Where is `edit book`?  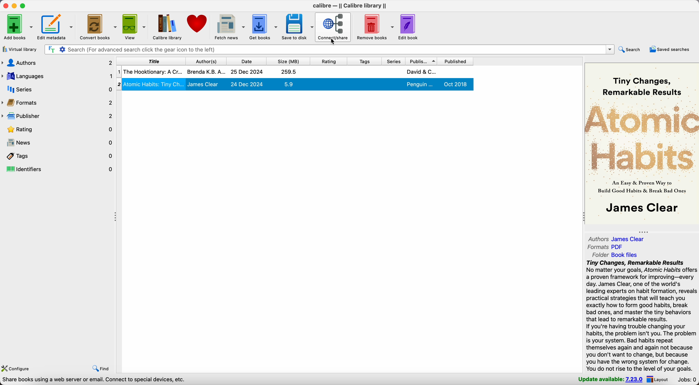
edit book is located at coordinates (409, 27).